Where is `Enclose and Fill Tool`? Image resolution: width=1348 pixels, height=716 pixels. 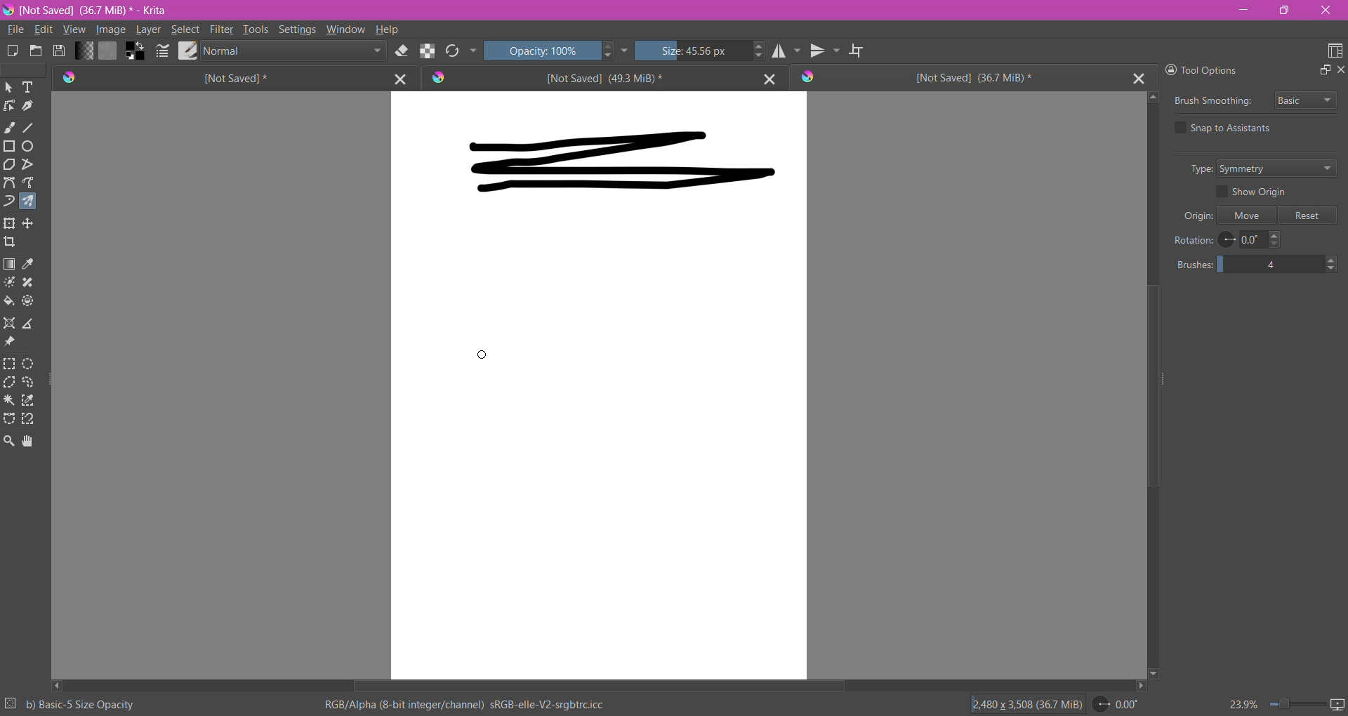
Enclose and Fill Tool is located at coordinates (29, 301).